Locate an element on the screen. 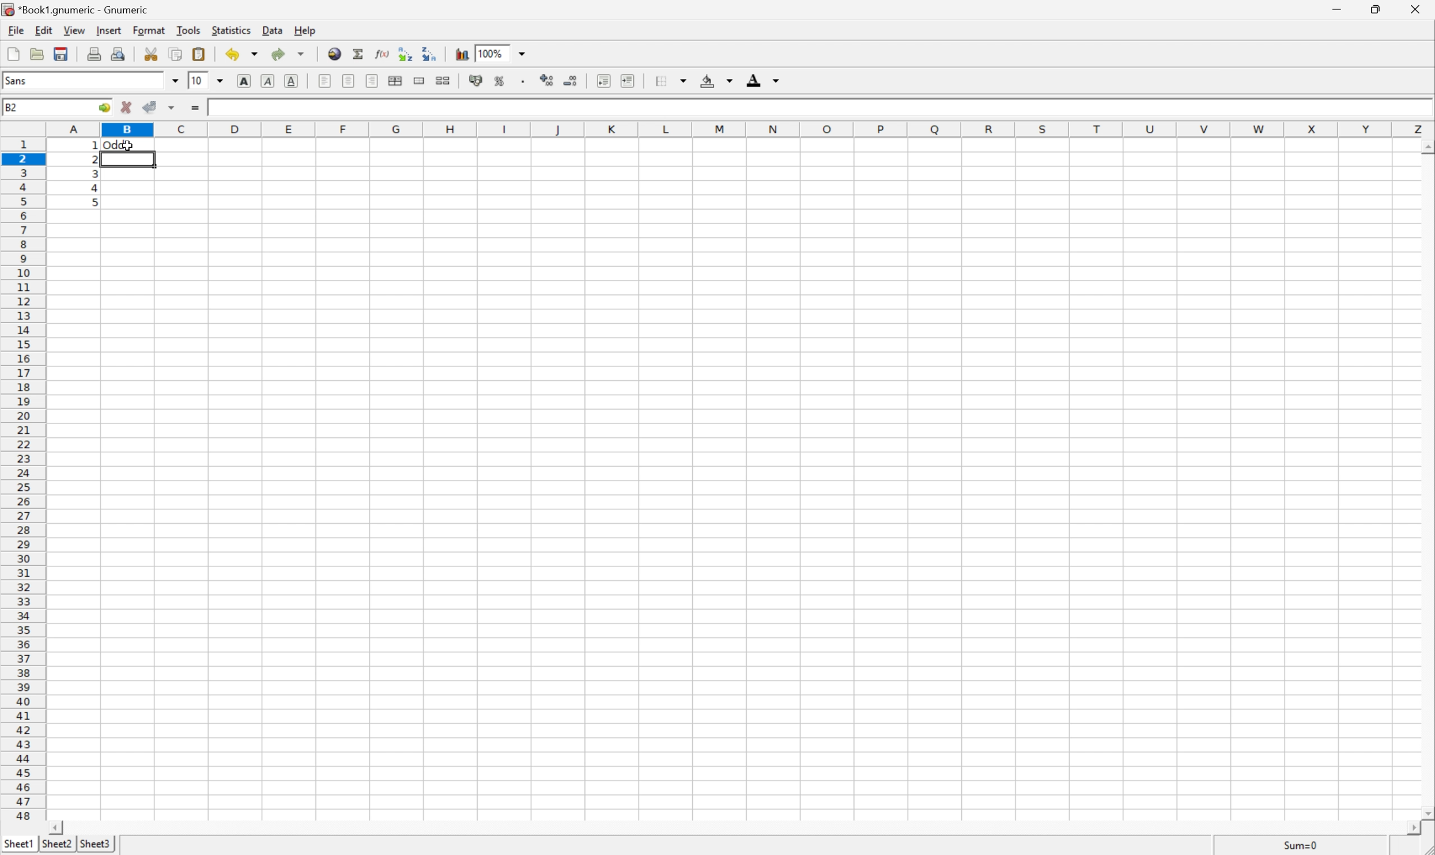 This screenshot has width=1435, height=855. Borders is located at coordinates (669, 80).